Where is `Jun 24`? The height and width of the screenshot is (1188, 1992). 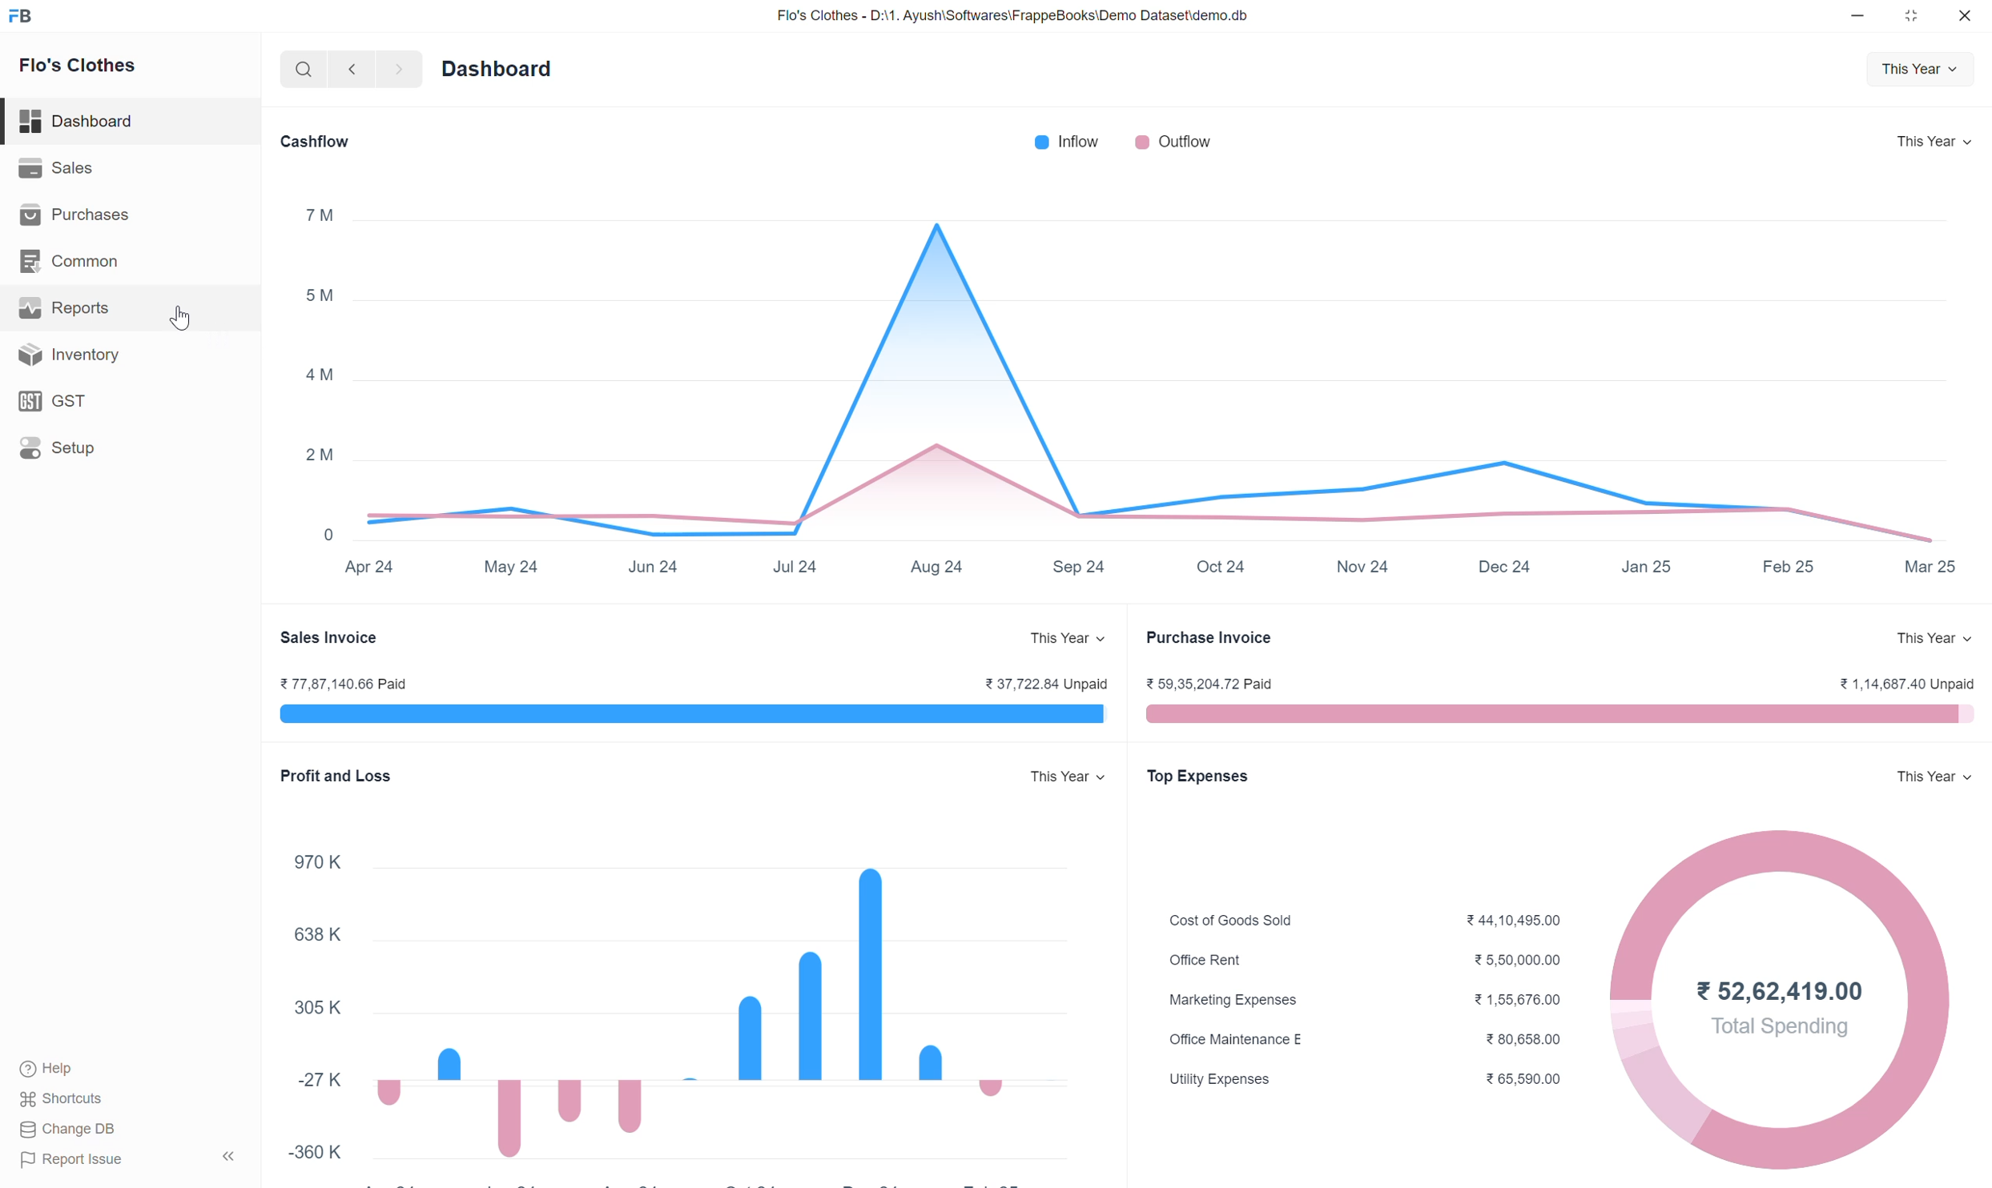
Jun 24 is located at coordinates (652, 568).